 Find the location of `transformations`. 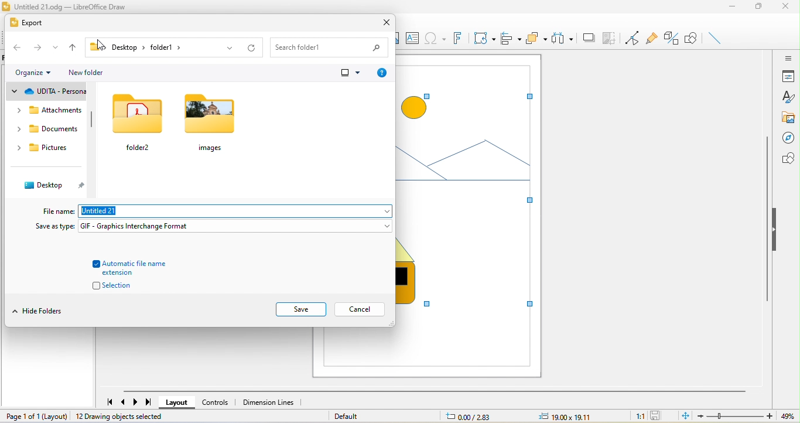

transformations is located at coordinates (484, 39).